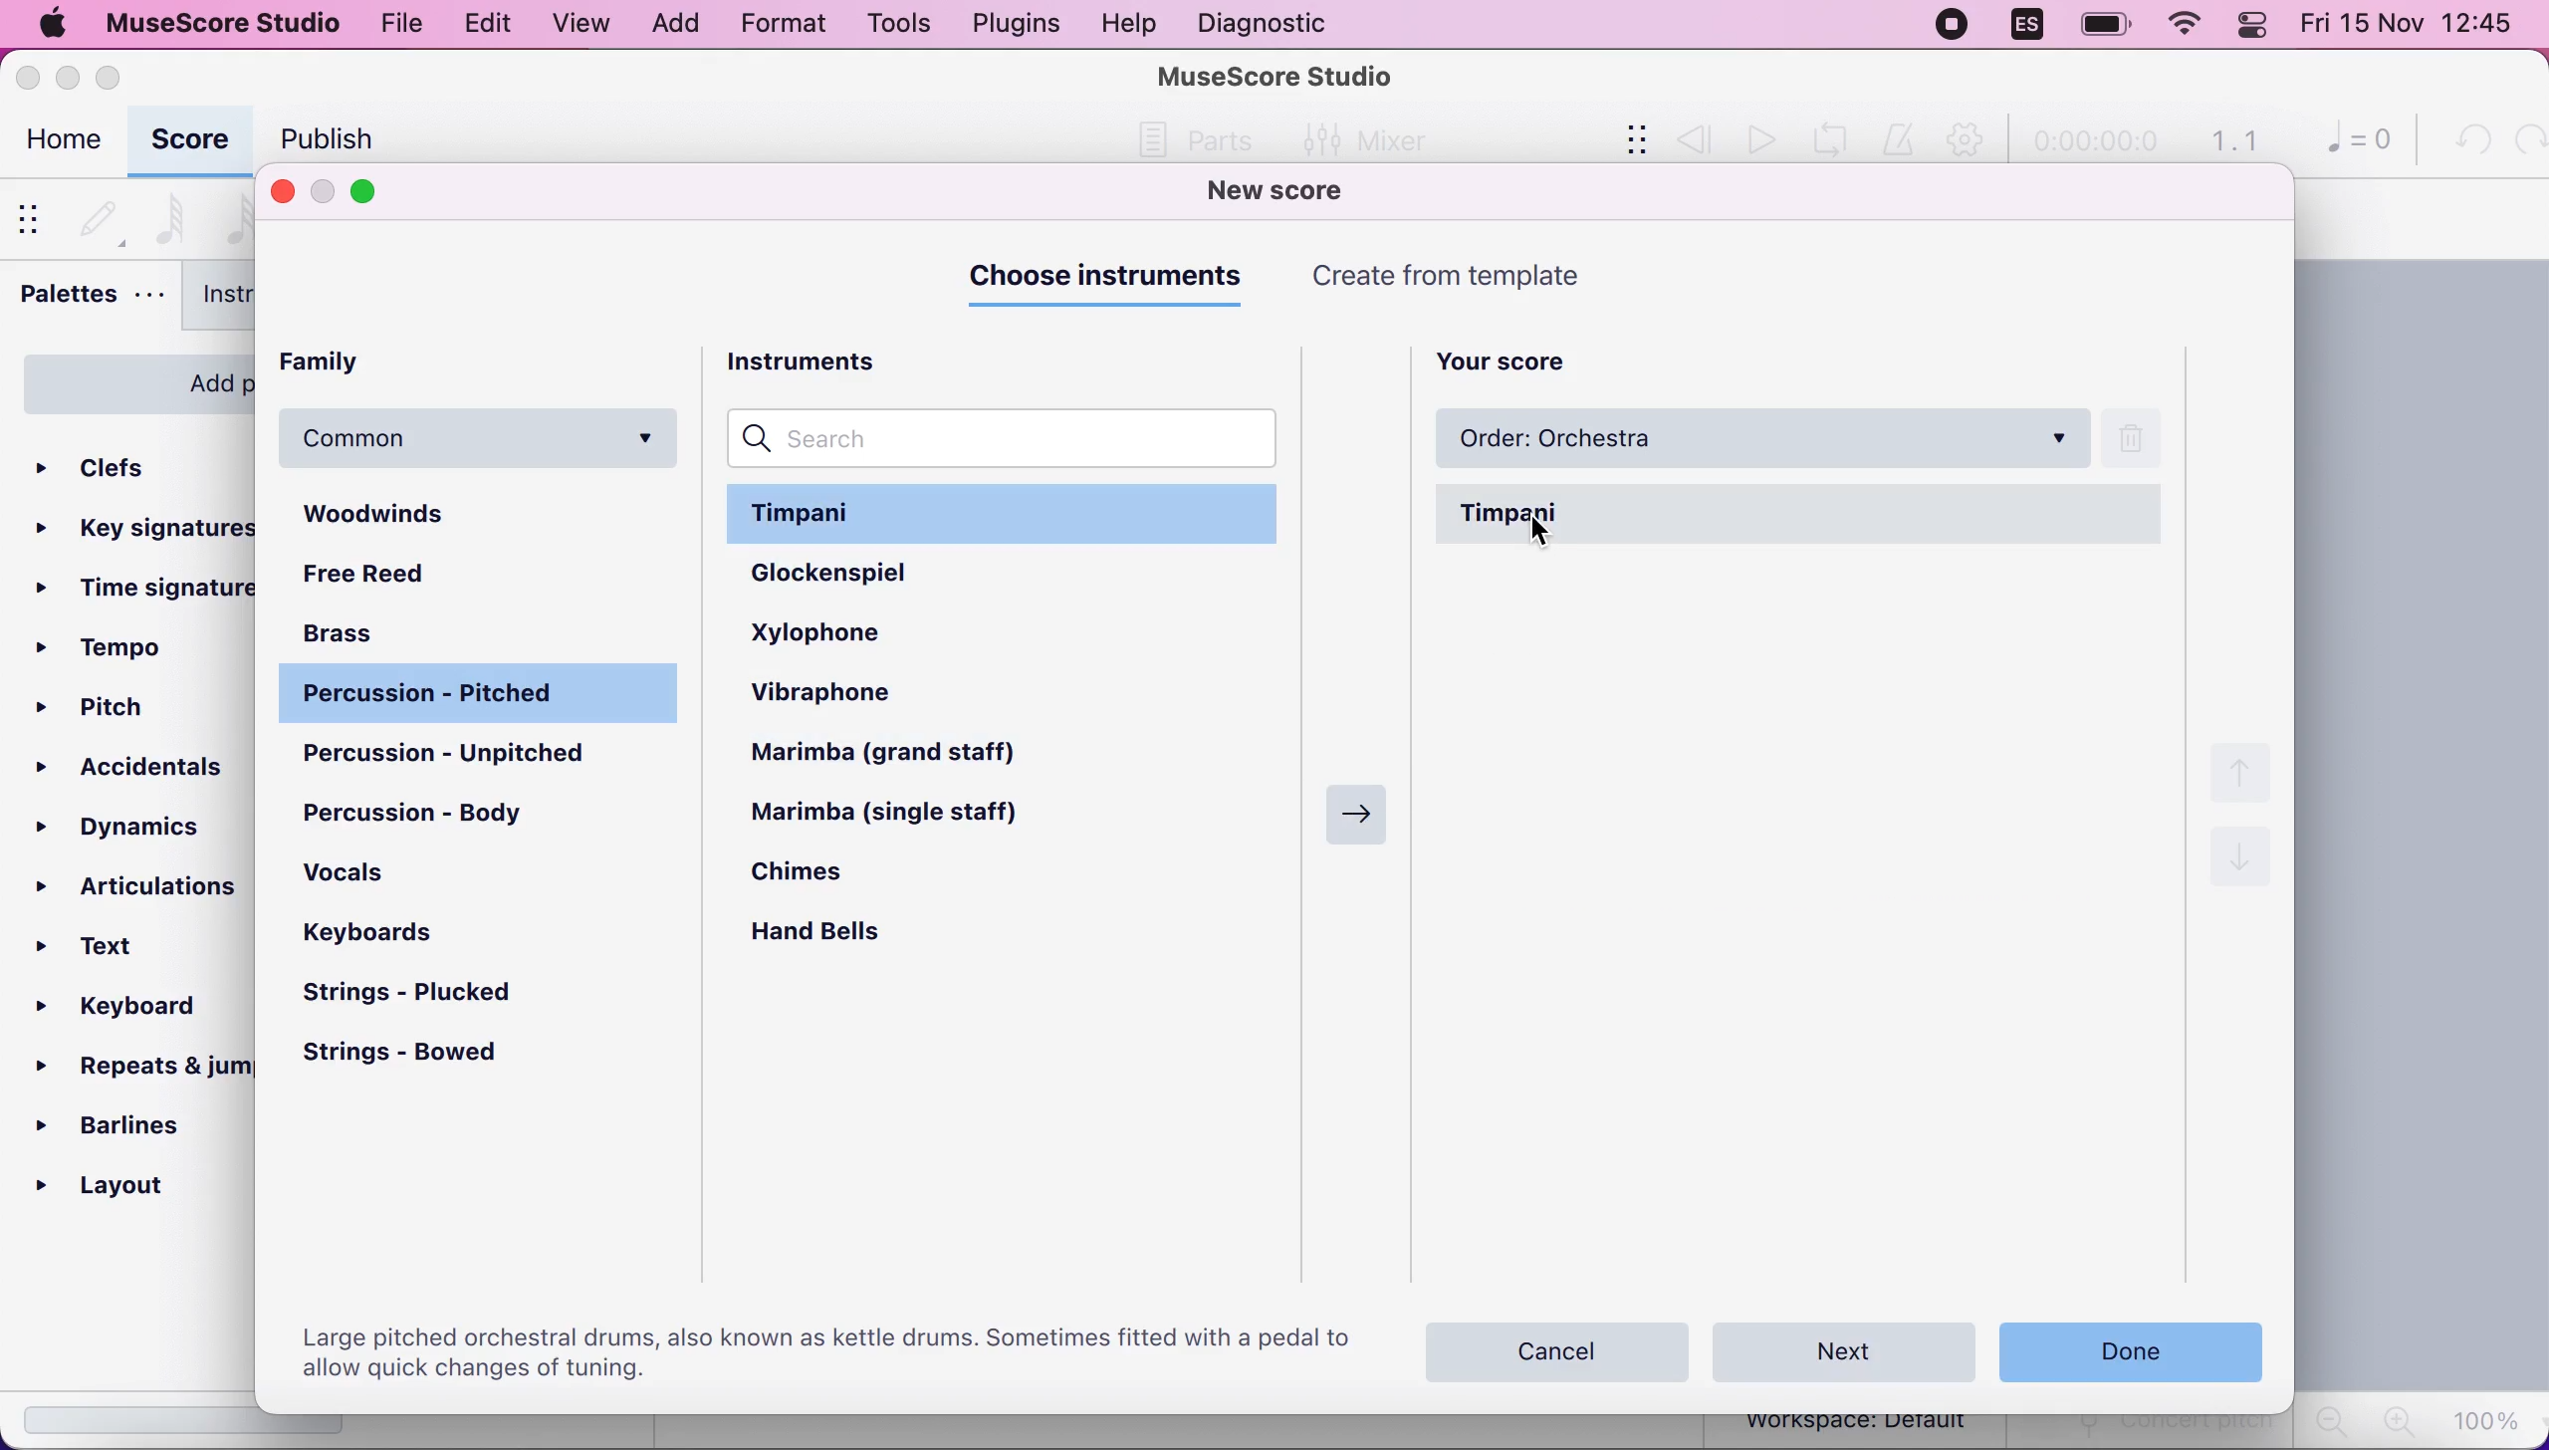 This screenshot has width=2549, height=1450. Describe the element at coordinates (2145, 439) in the screenshot. I see `delete` at that location.